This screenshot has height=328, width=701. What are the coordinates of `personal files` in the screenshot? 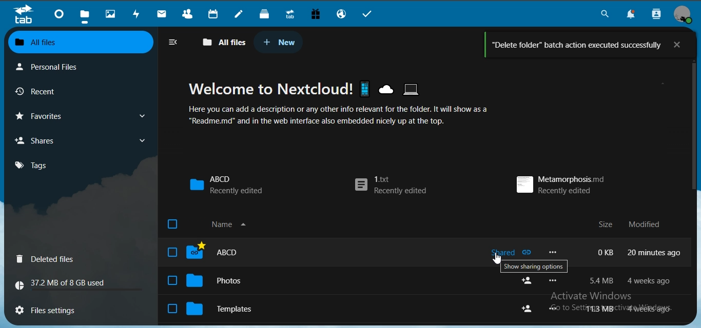 It's located at (67, 66).